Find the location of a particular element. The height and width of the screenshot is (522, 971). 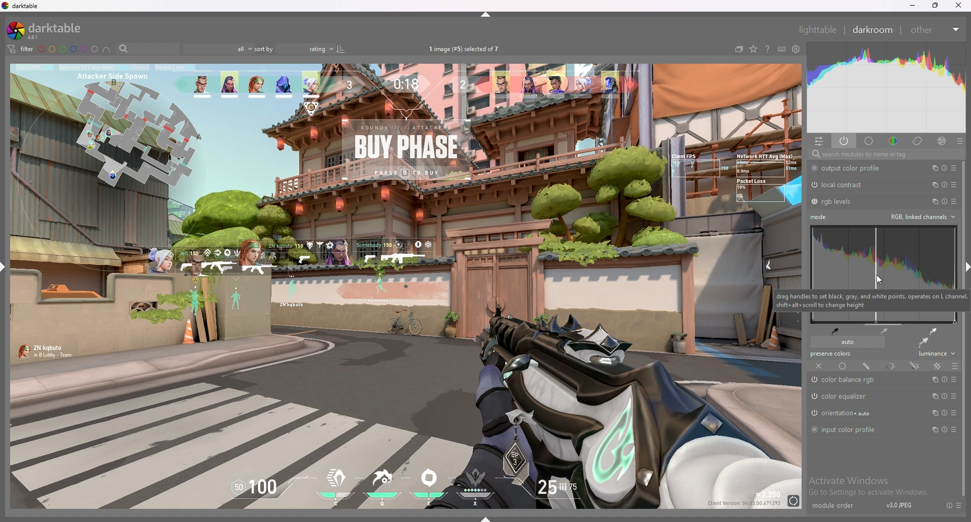

show global preferences is located at coordinates (796, 50).